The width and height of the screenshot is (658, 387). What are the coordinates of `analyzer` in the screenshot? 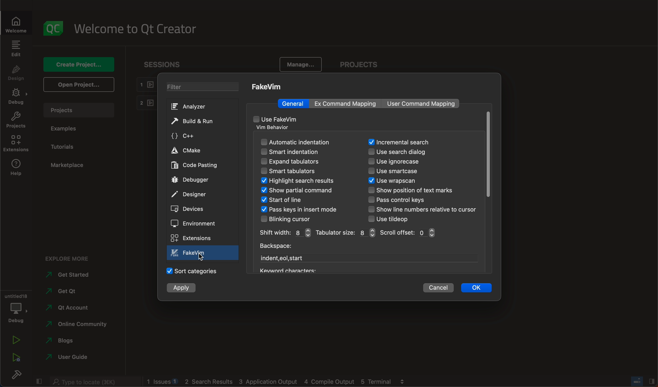 It's located at (195, 107).